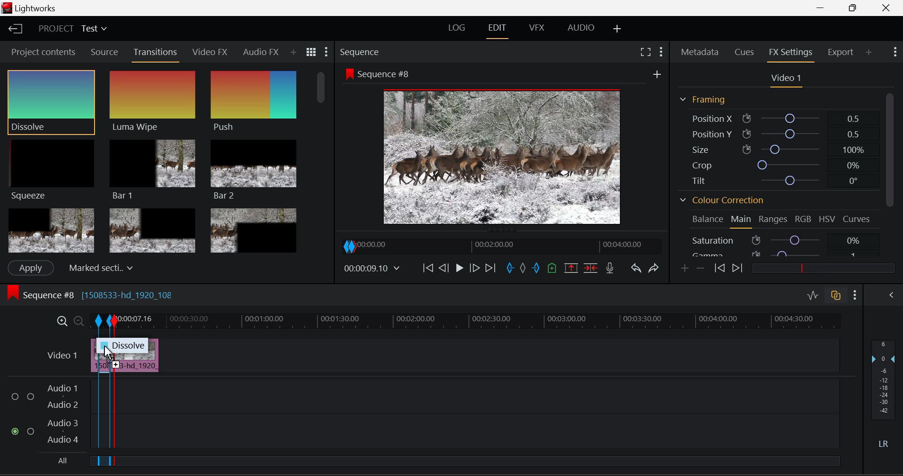  What do you see at coordinates (475, 269) in the screenshot?
I see `Go Forward` at bounding box center [475, 269].